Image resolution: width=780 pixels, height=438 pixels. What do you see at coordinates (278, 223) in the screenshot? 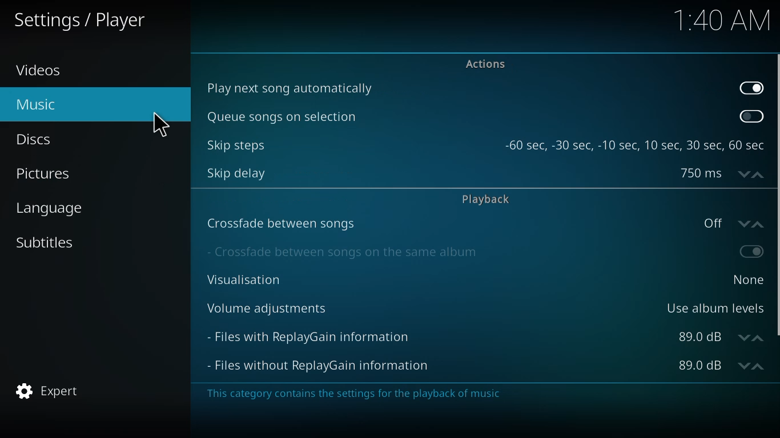
I see `crossfade between songs` at bounding box center [278, 223].